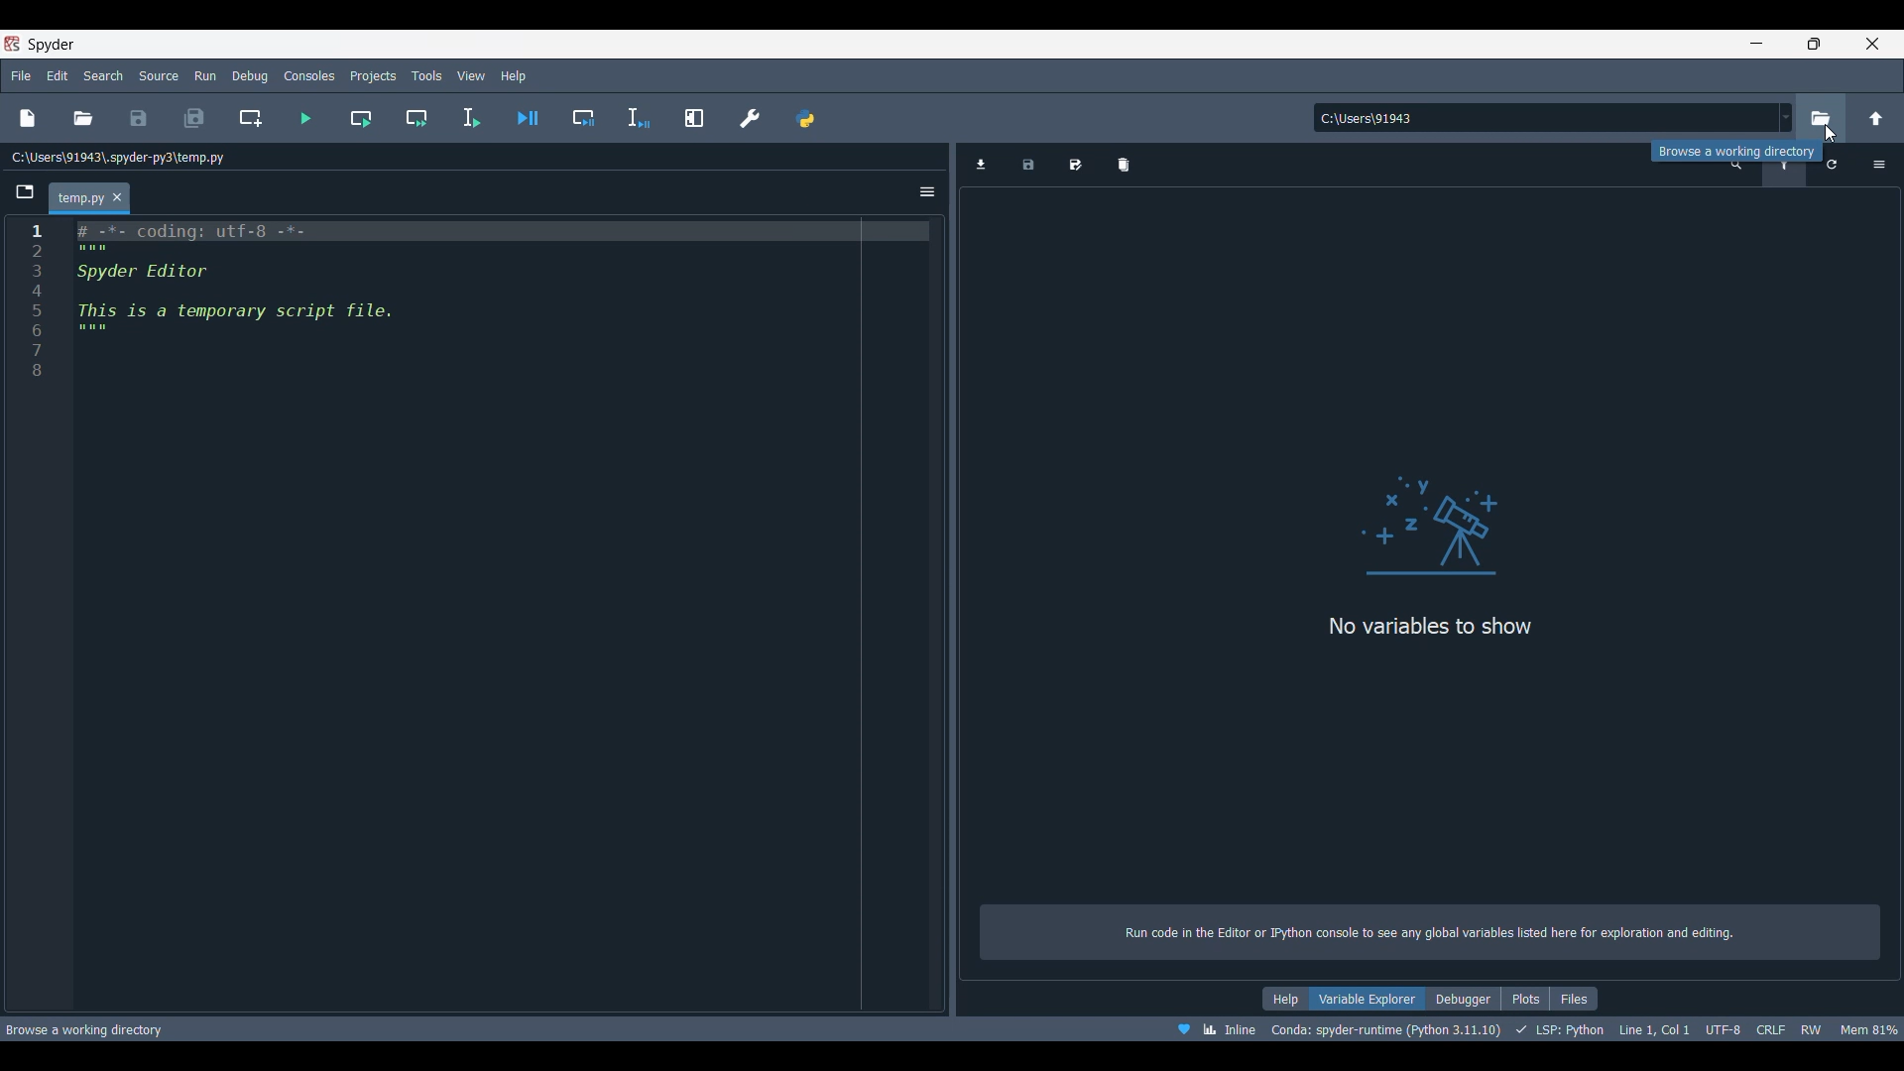 This screenshot has width=1904, height=1071. Describe the element at coordinates (1879, 165) in the screenshot. I see `Options` at that location.